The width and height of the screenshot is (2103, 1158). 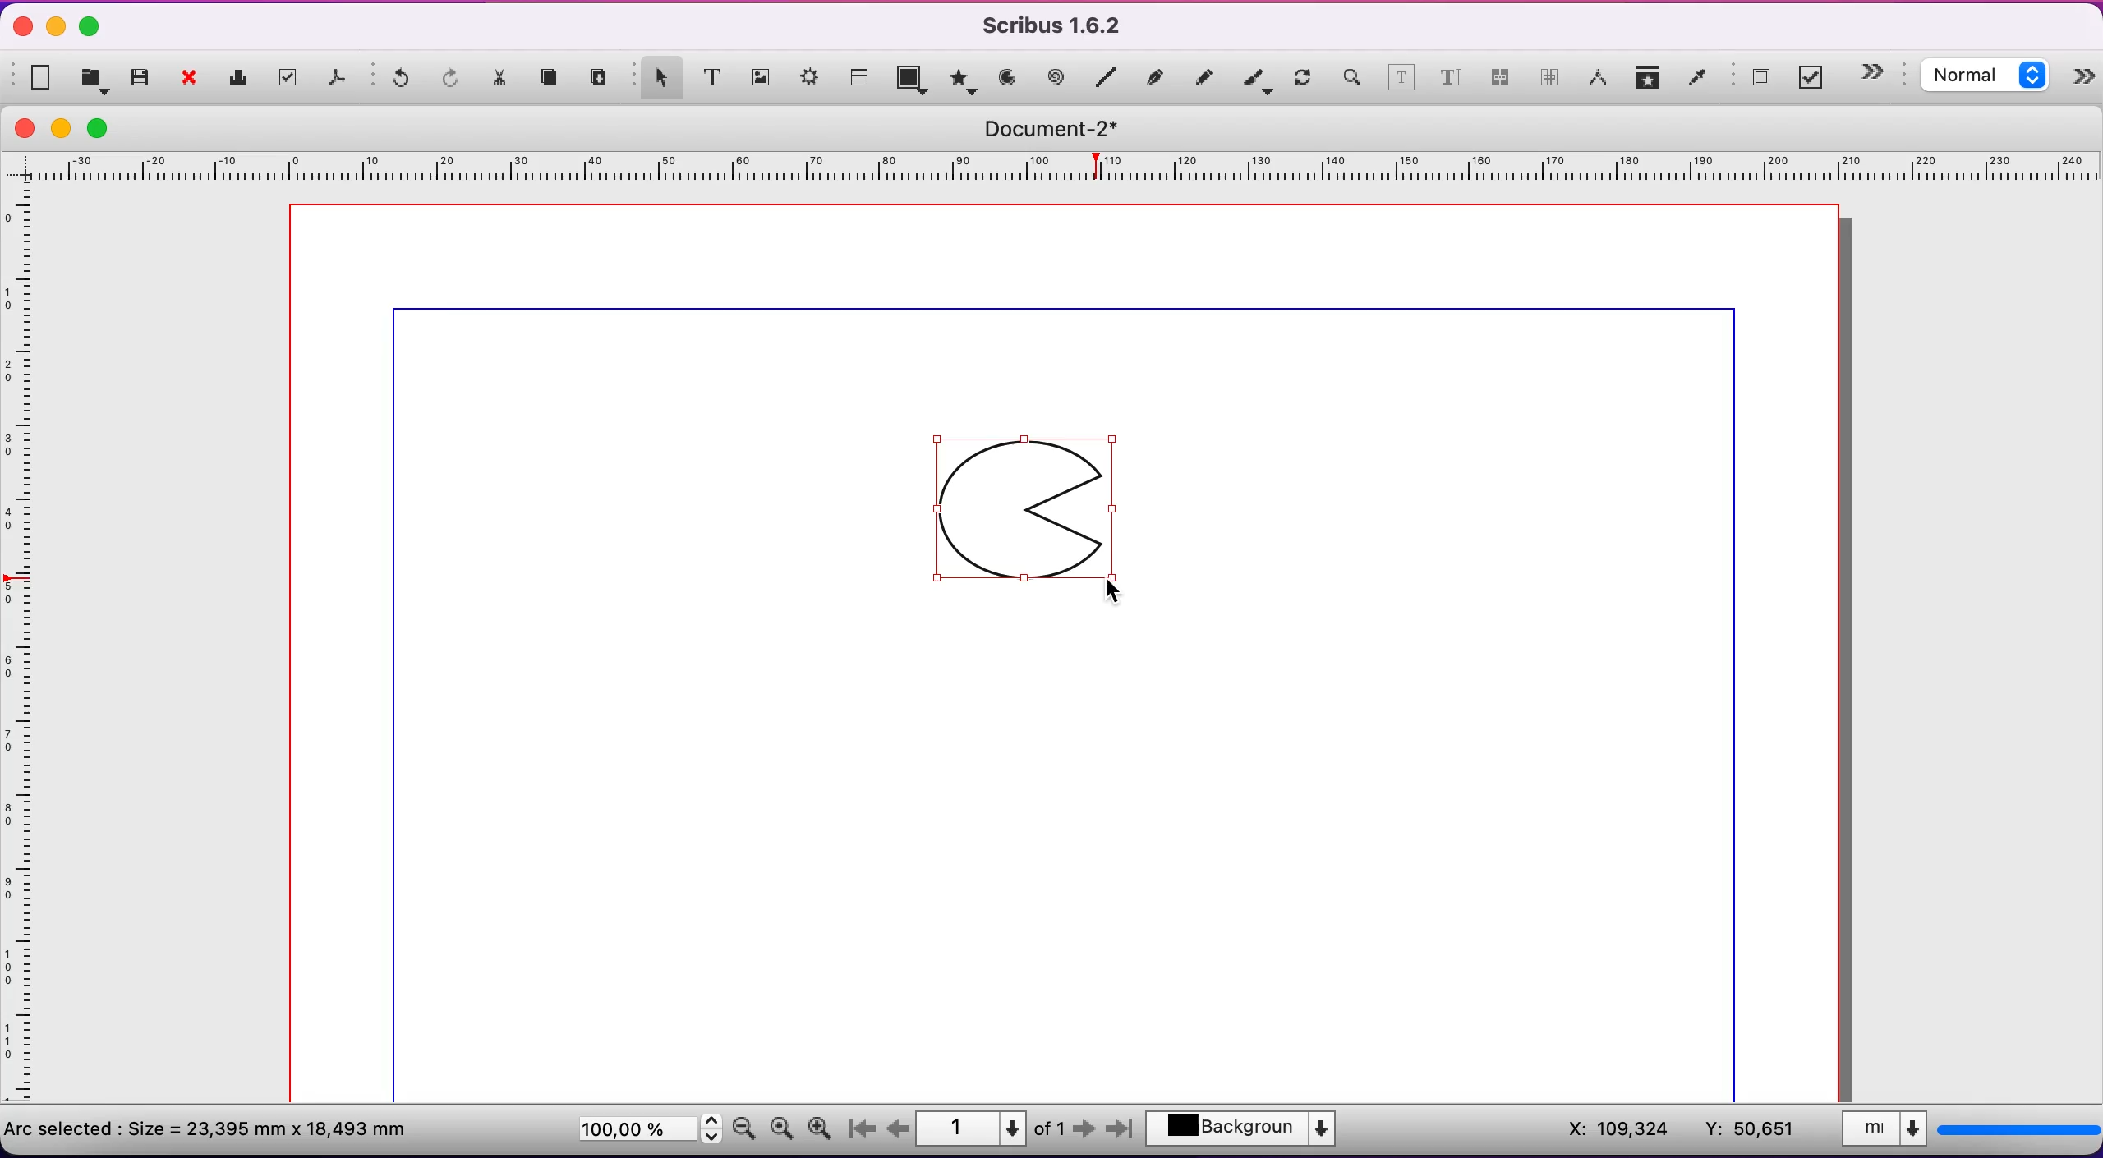 I want to click on zoom to 100%, so click(x=781, y=1132).